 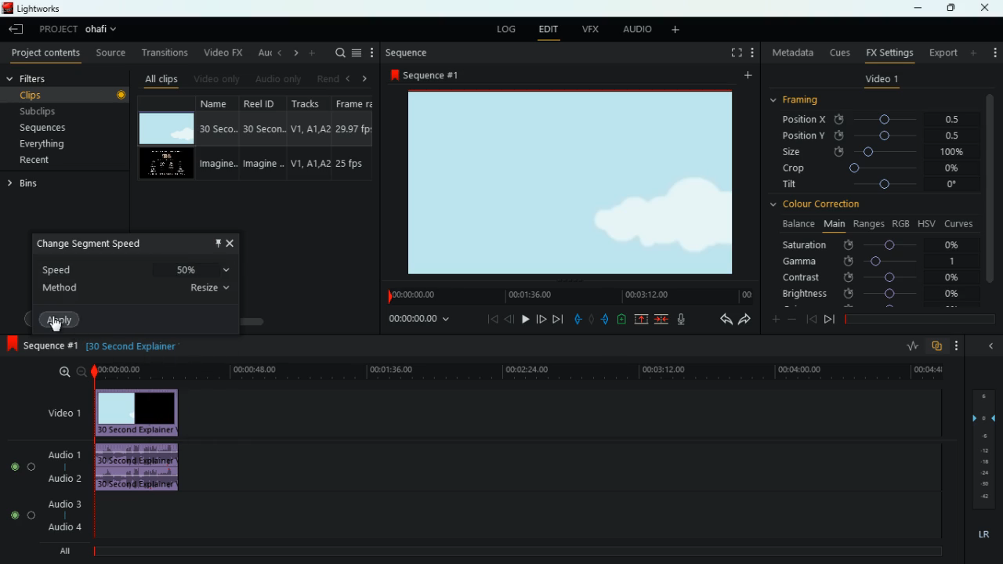 What do you see at coordinates (306, 139) in the screenshot?
I see `tracks` at bounding box center [306, 139].